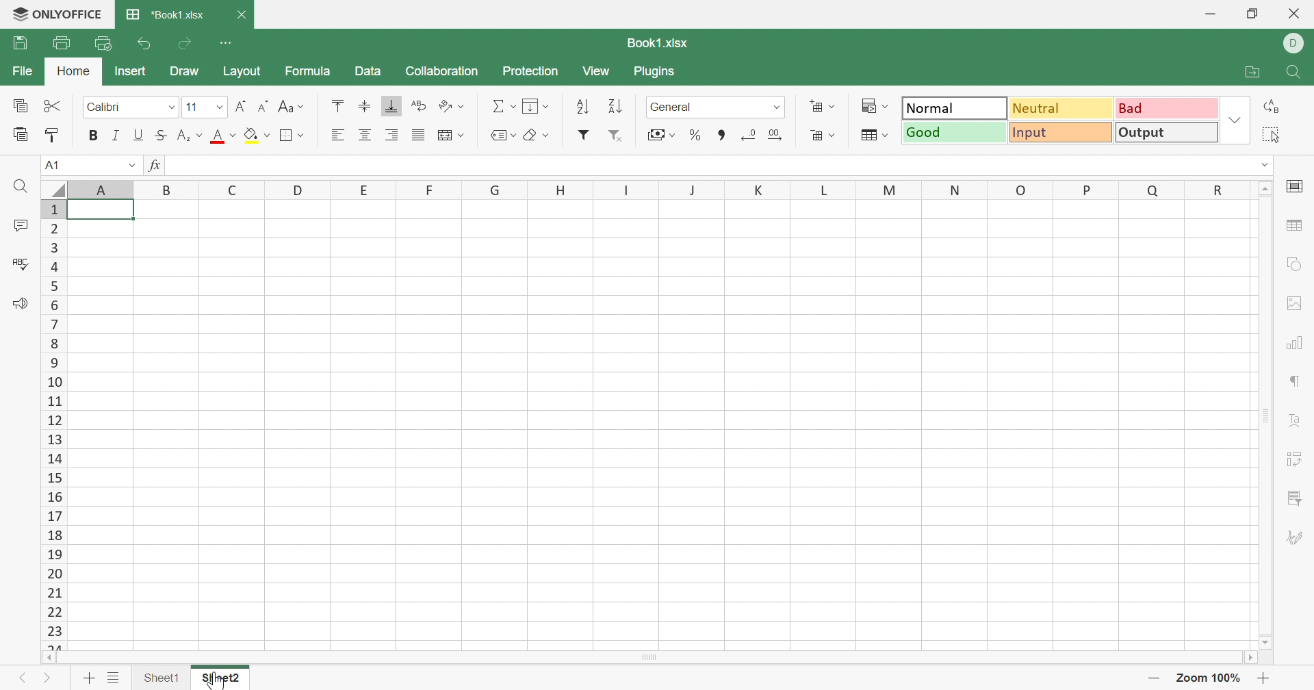 This screenshot has width=1314, height=690. What do you see at coordinates (89, 677) in the screenshot?
I see `Add sheet` at bounding box center [89, 677].